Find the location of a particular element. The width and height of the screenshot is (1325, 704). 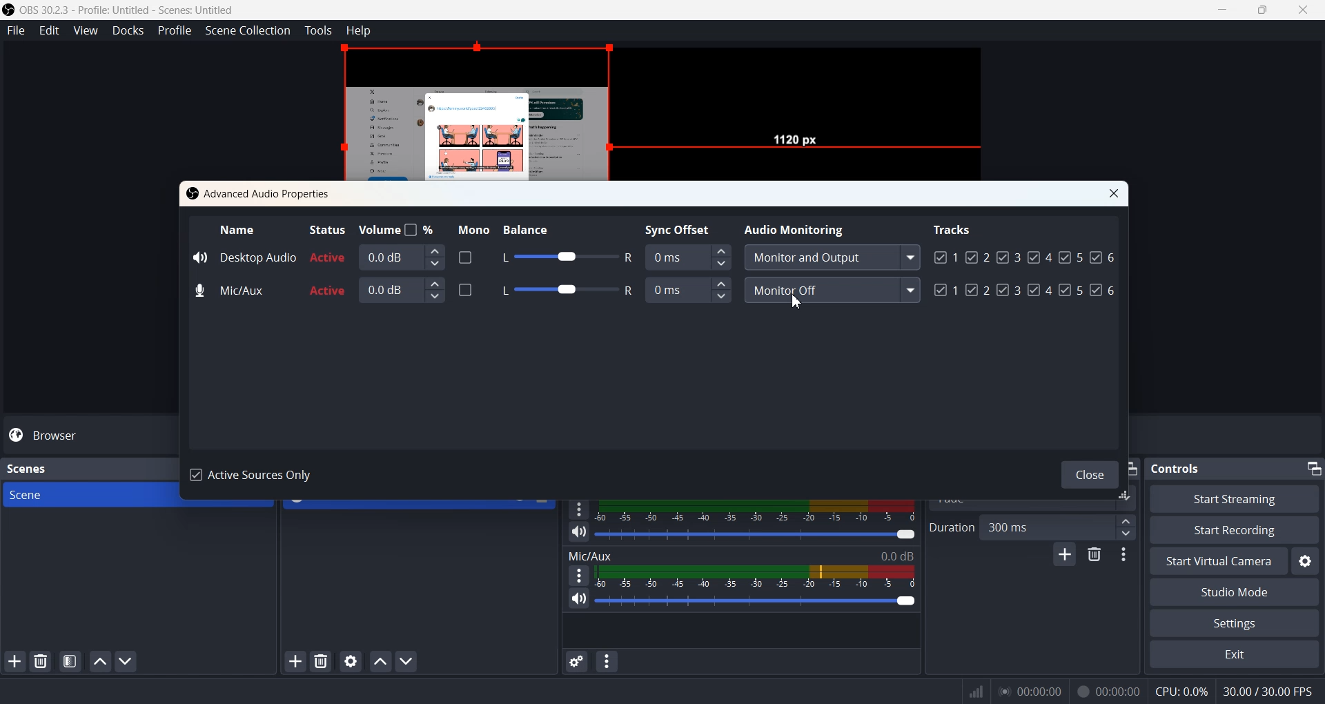

00:00:00 is located at coordinates (1030, 690).